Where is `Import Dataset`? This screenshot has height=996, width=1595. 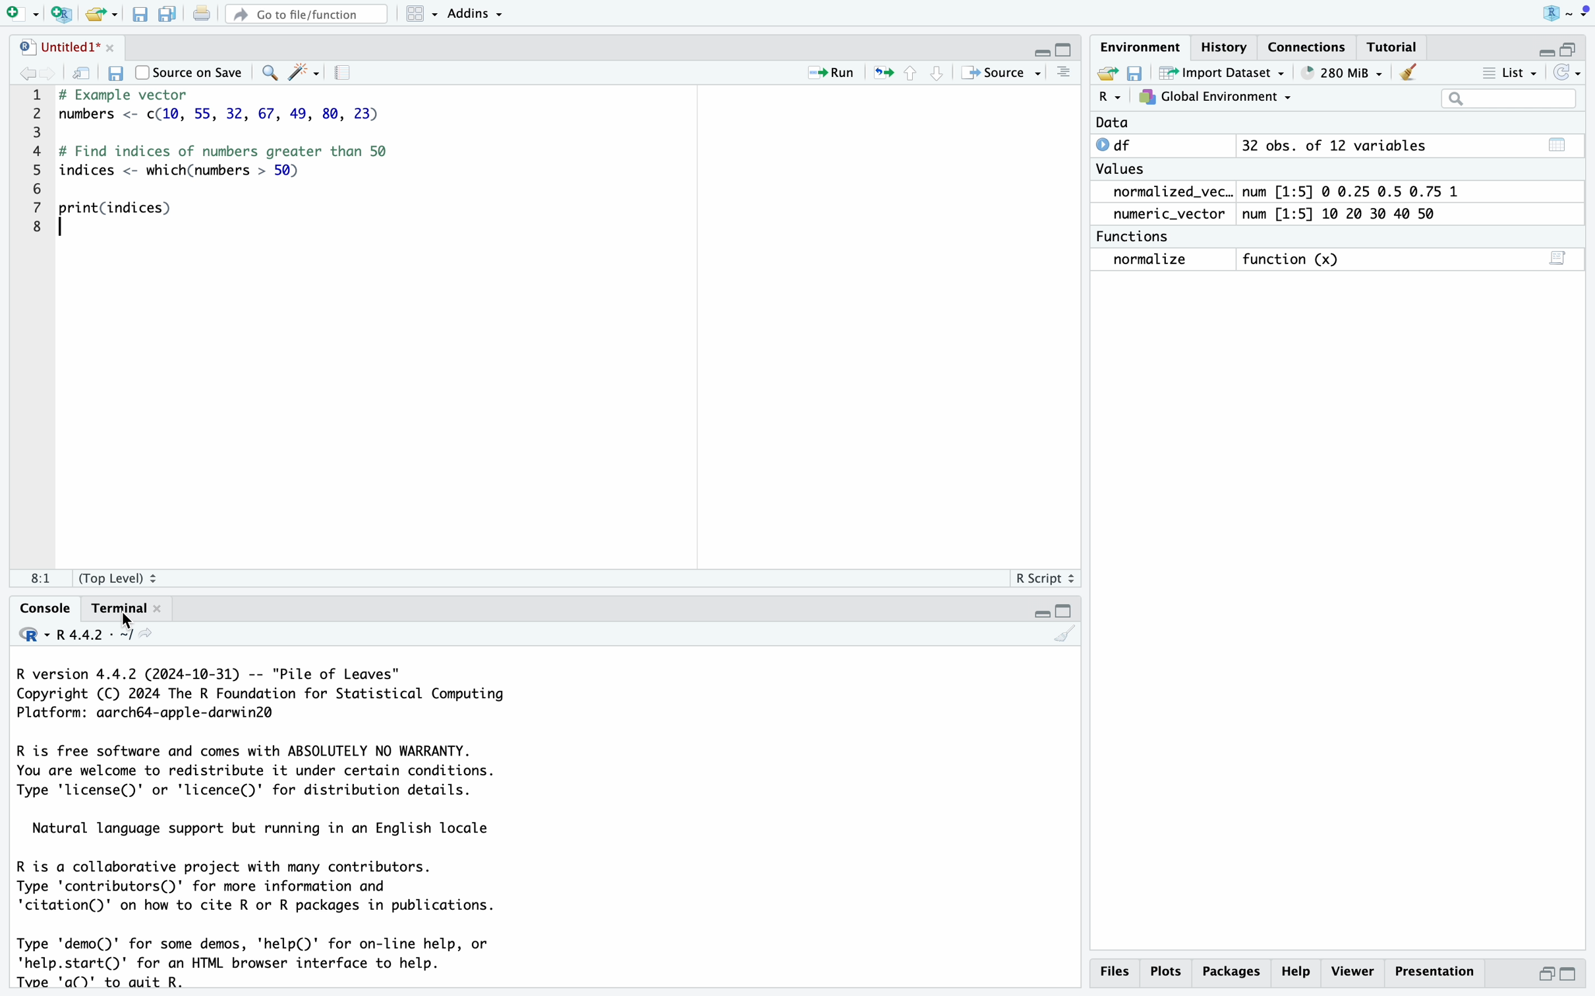
Import Dataset is located at coordinates (1219, 74).